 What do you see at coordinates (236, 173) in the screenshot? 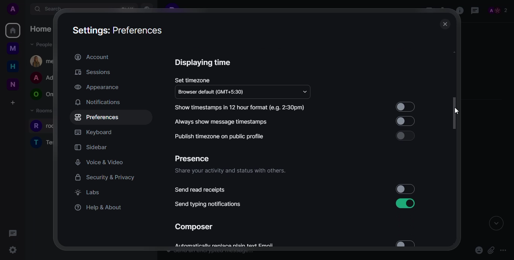
I see `Share your activity and status with others.` at bounding box center [236, 173].